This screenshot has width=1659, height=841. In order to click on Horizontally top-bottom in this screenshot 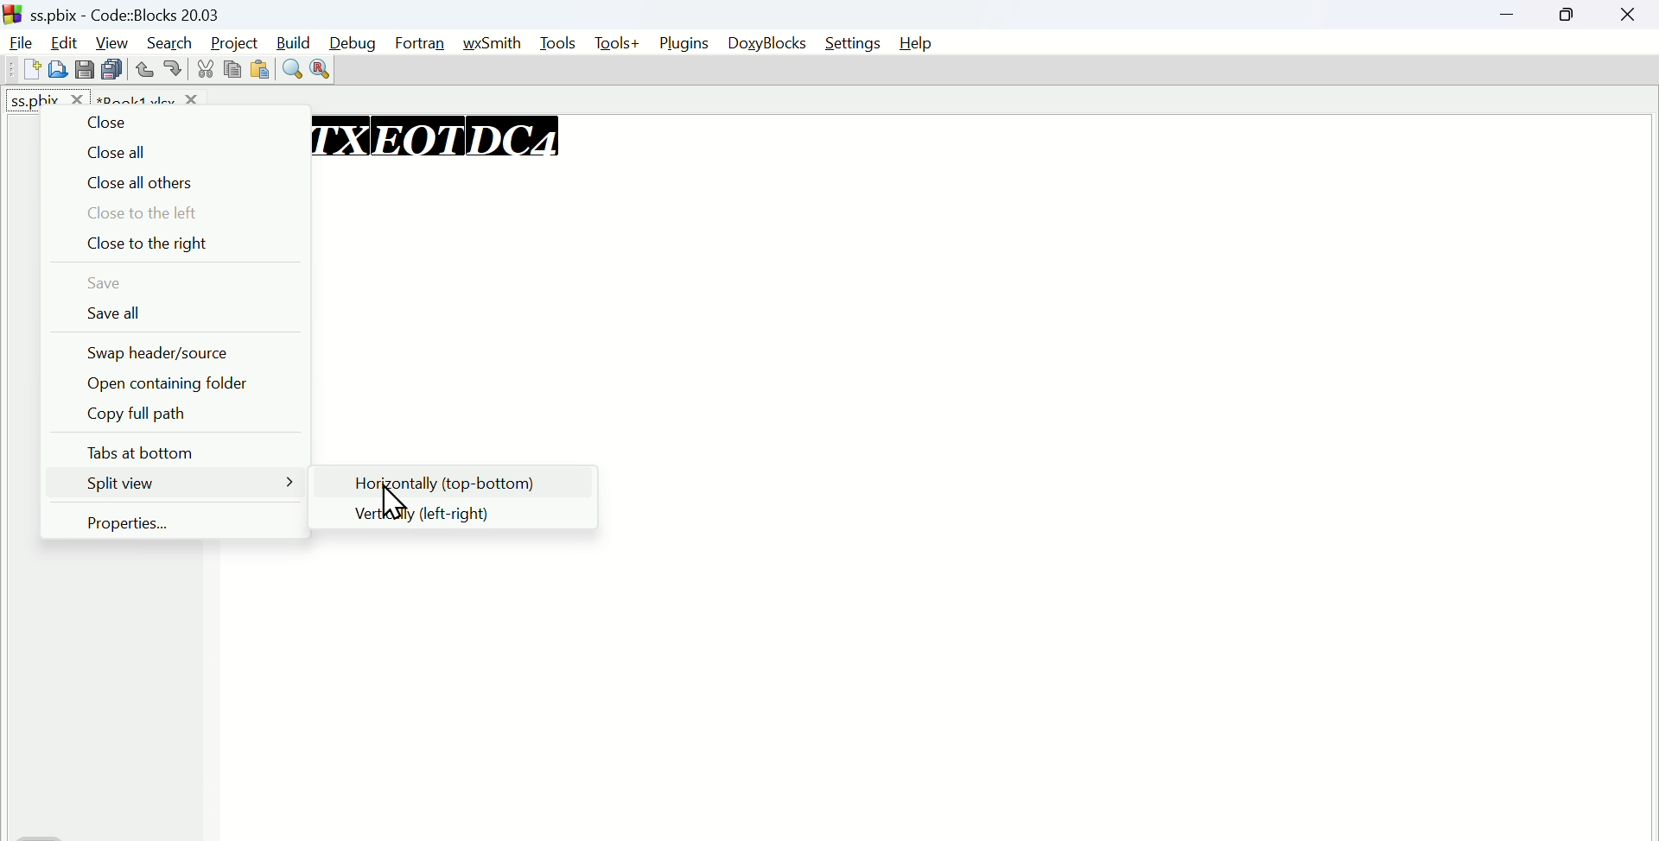, I will do `click(460, 482)`.